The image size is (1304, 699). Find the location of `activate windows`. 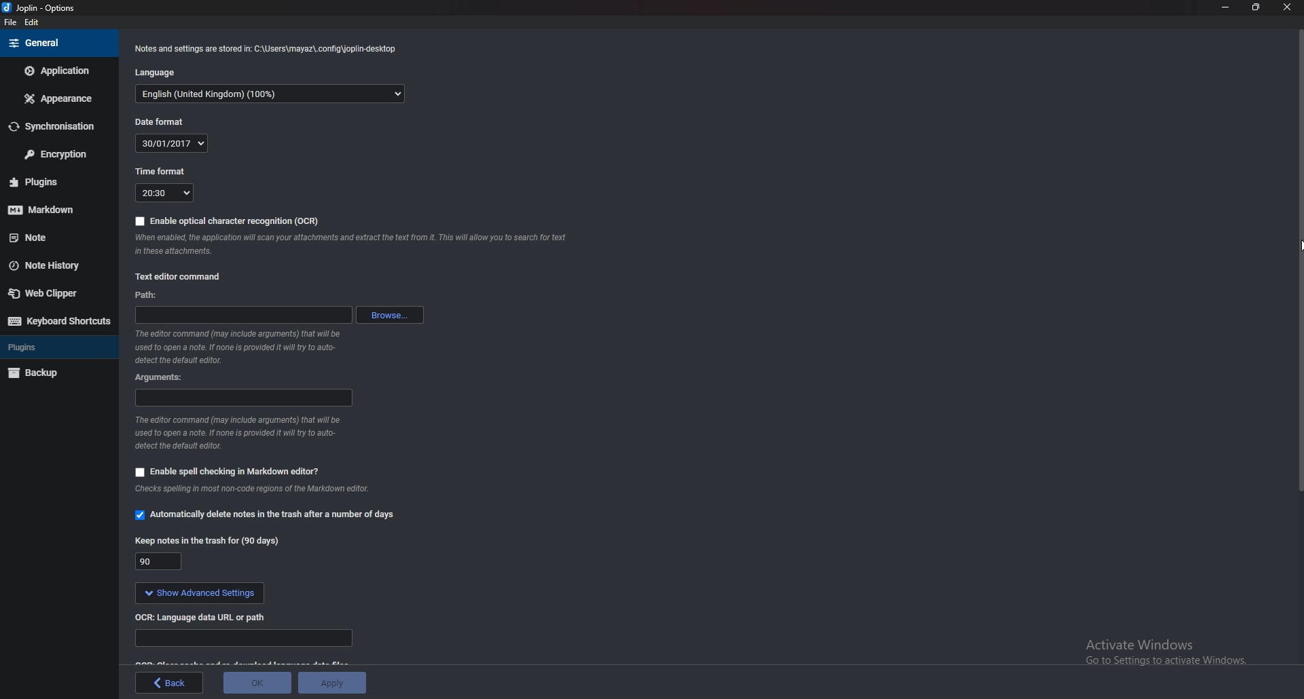

activate windows is located at coordinates (1157, 647).